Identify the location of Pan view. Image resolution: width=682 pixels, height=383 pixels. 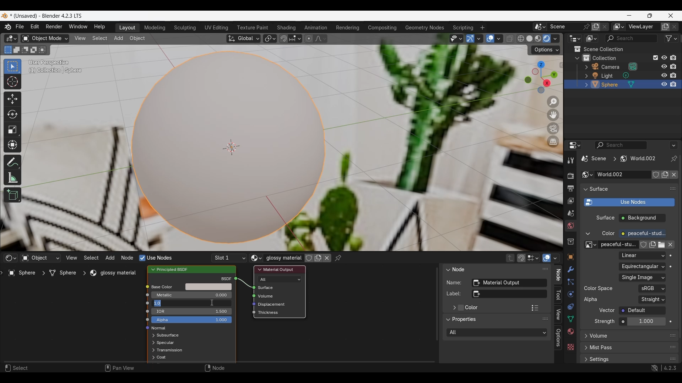
(119, 368).